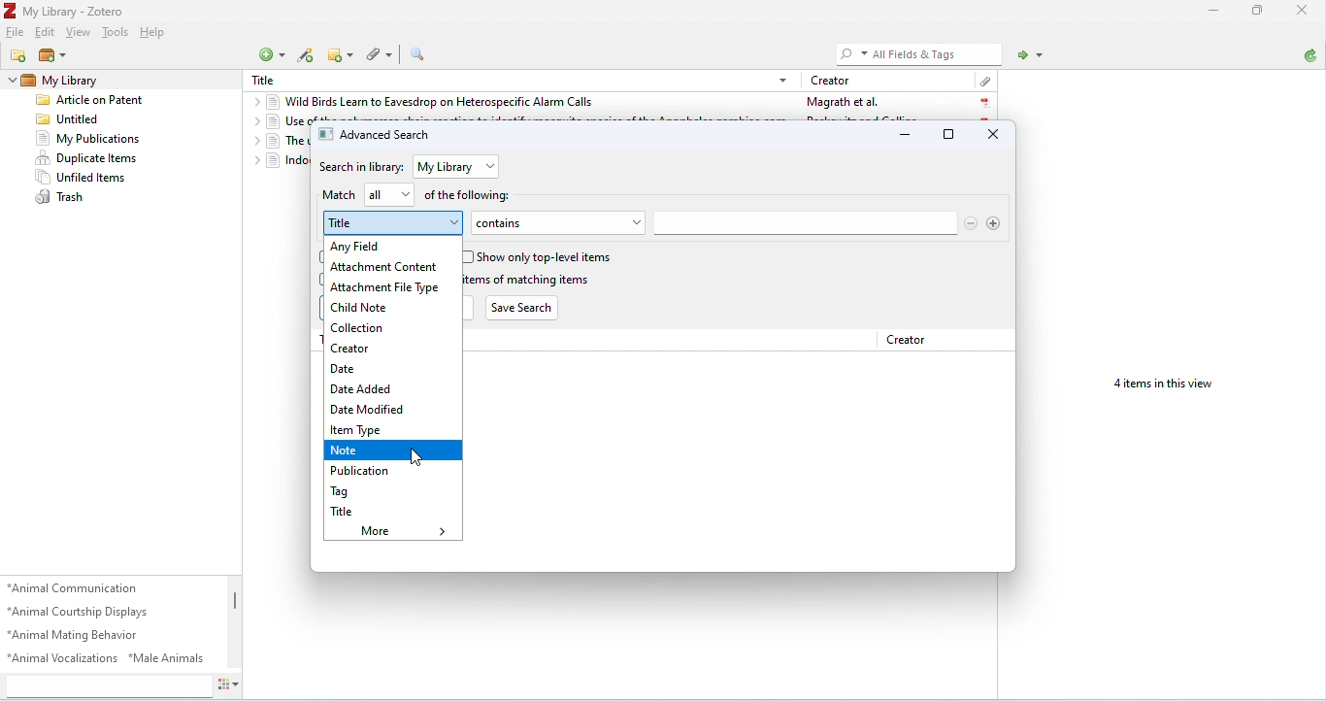  I want to click on drop-down, so click(489, 167).